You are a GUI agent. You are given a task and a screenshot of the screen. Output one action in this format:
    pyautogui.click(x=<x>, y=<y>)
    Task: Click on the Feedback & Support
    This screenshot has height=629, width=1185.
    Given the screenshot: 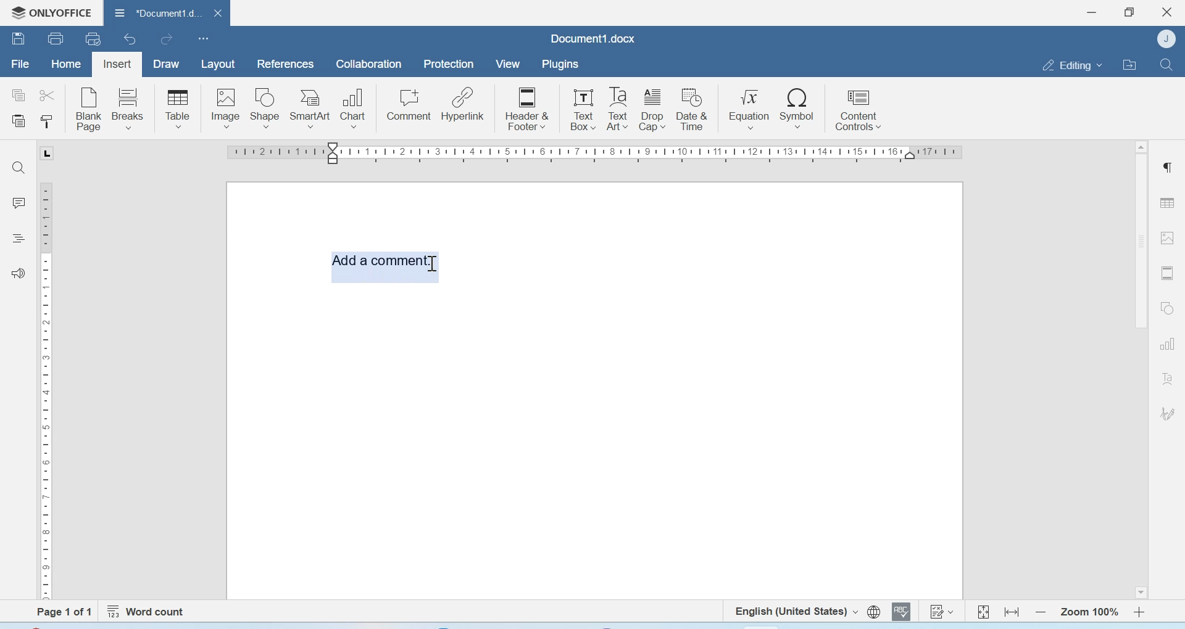 What is the action you would take?
    pyautogui.click(x=19, y=273)
    